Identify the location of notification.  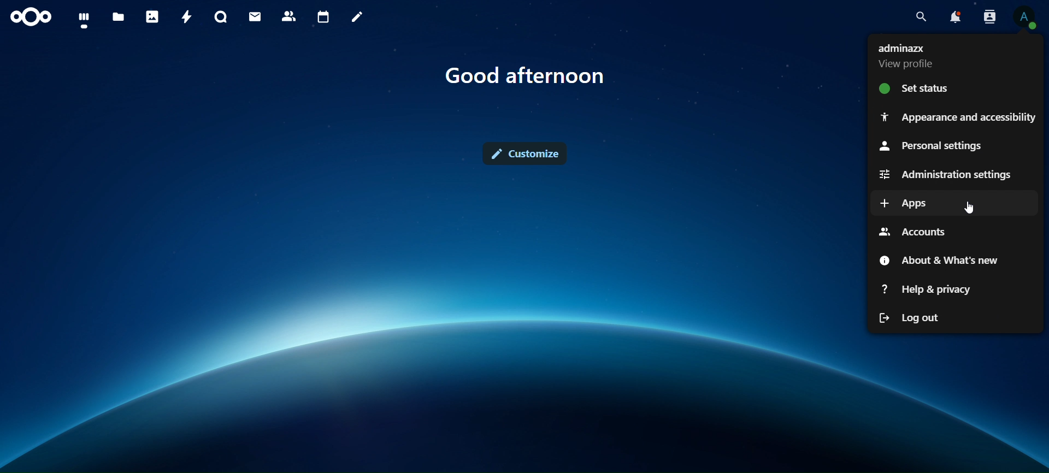
(987, 16).